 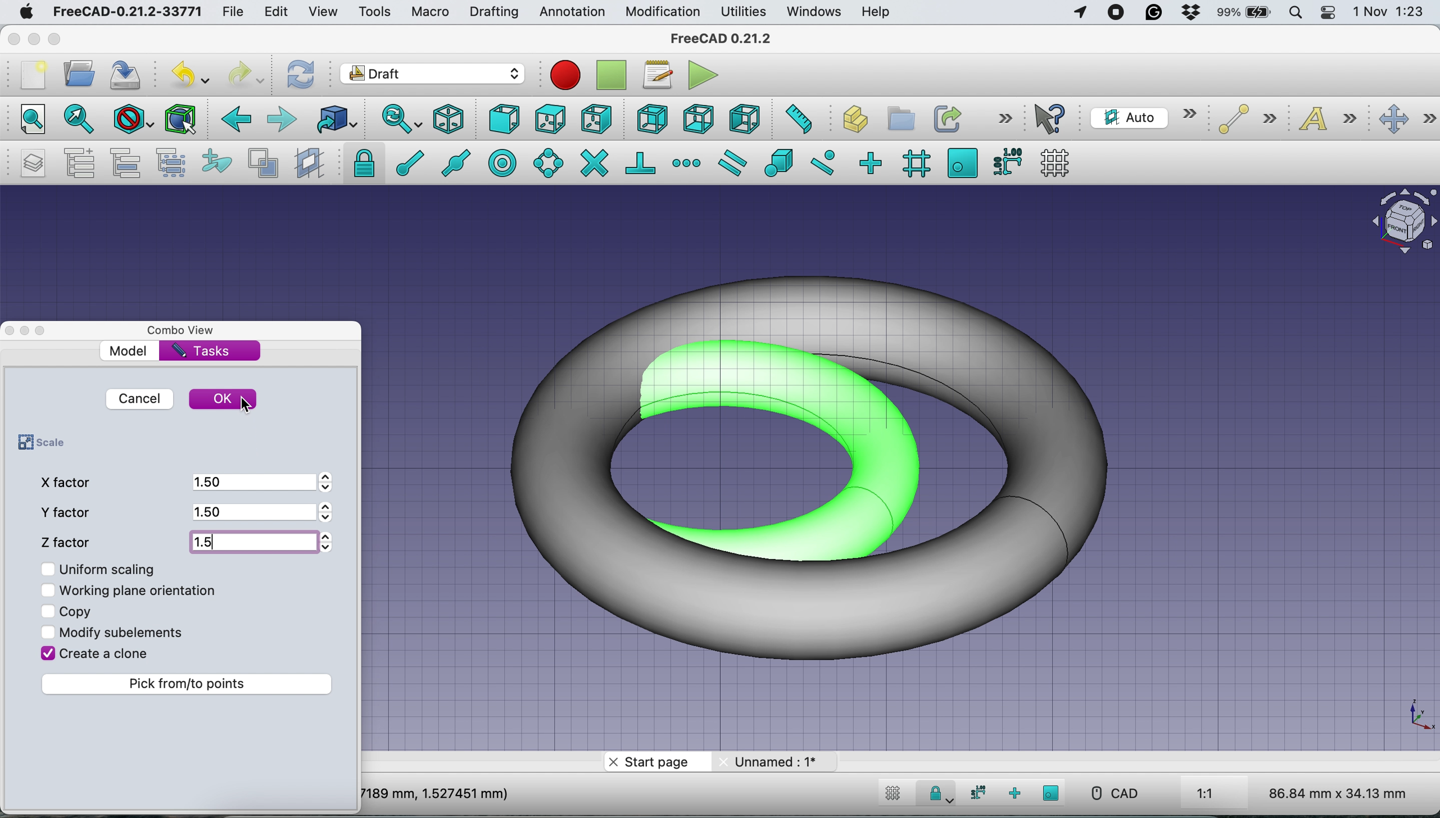 I want to click on y factor, so click(x=70, y=512).